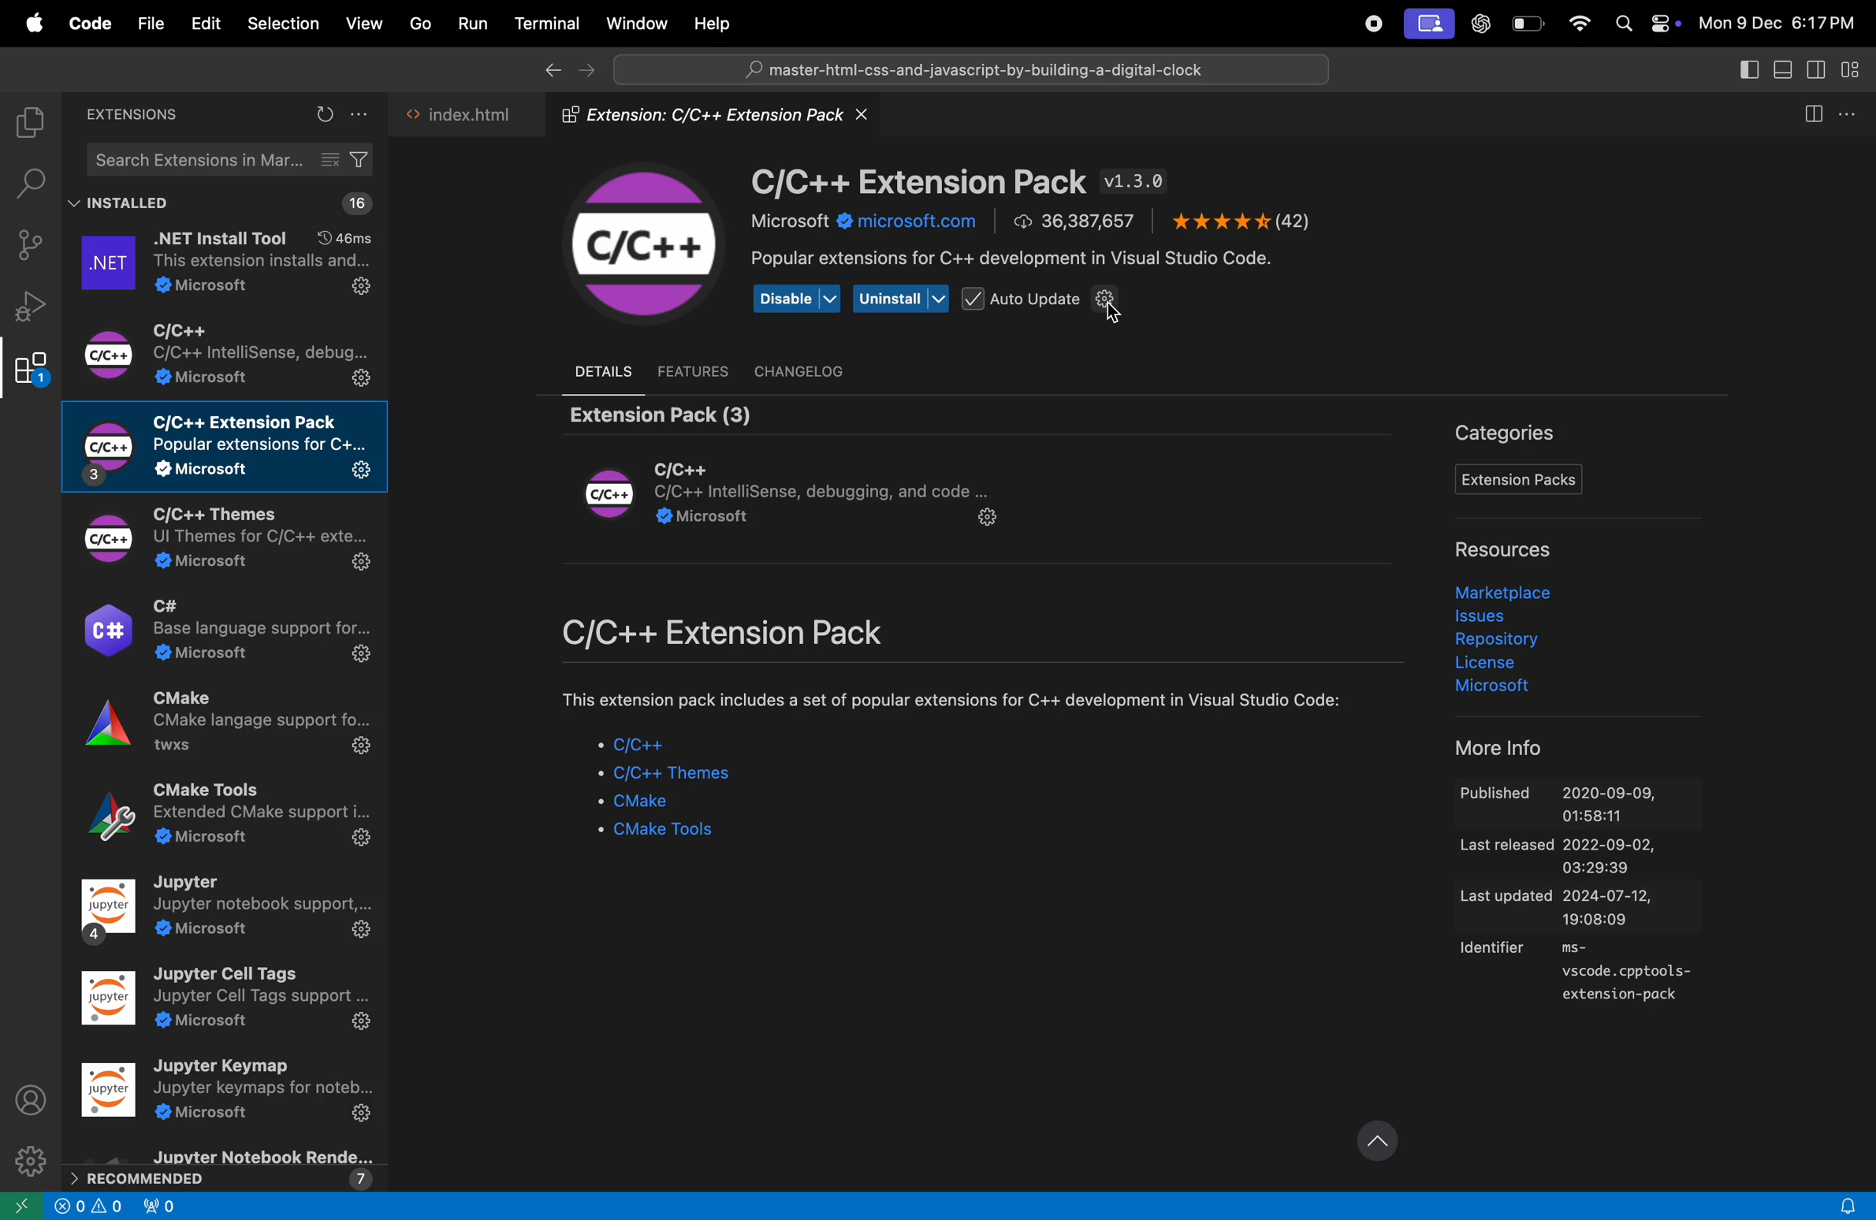  Describe the element at coordinates (31, 306) in the screenshot. I see `debug` at that location.